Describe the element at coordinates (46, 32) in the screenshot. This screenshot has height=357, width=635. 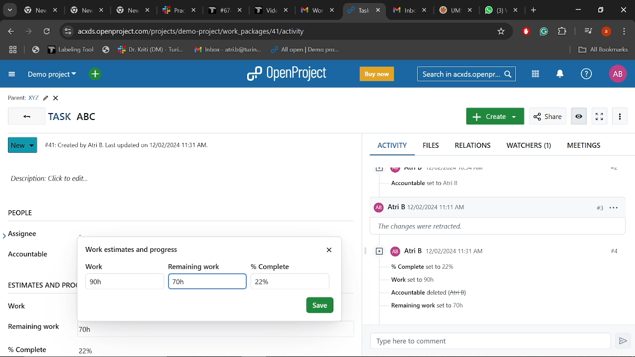
I see `Refresh` at that location.